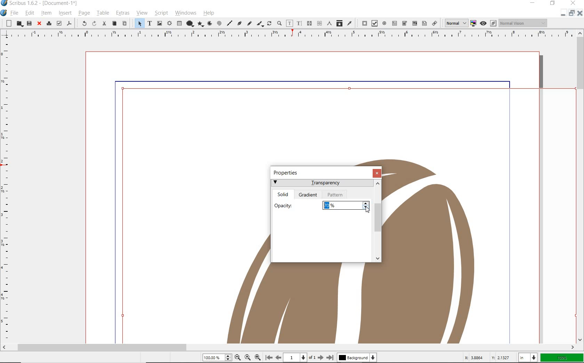 The image size is (584, 363). Describe the element at coordinates (378, 221) in the screenshot. I see `Scroll Bar` at that location.